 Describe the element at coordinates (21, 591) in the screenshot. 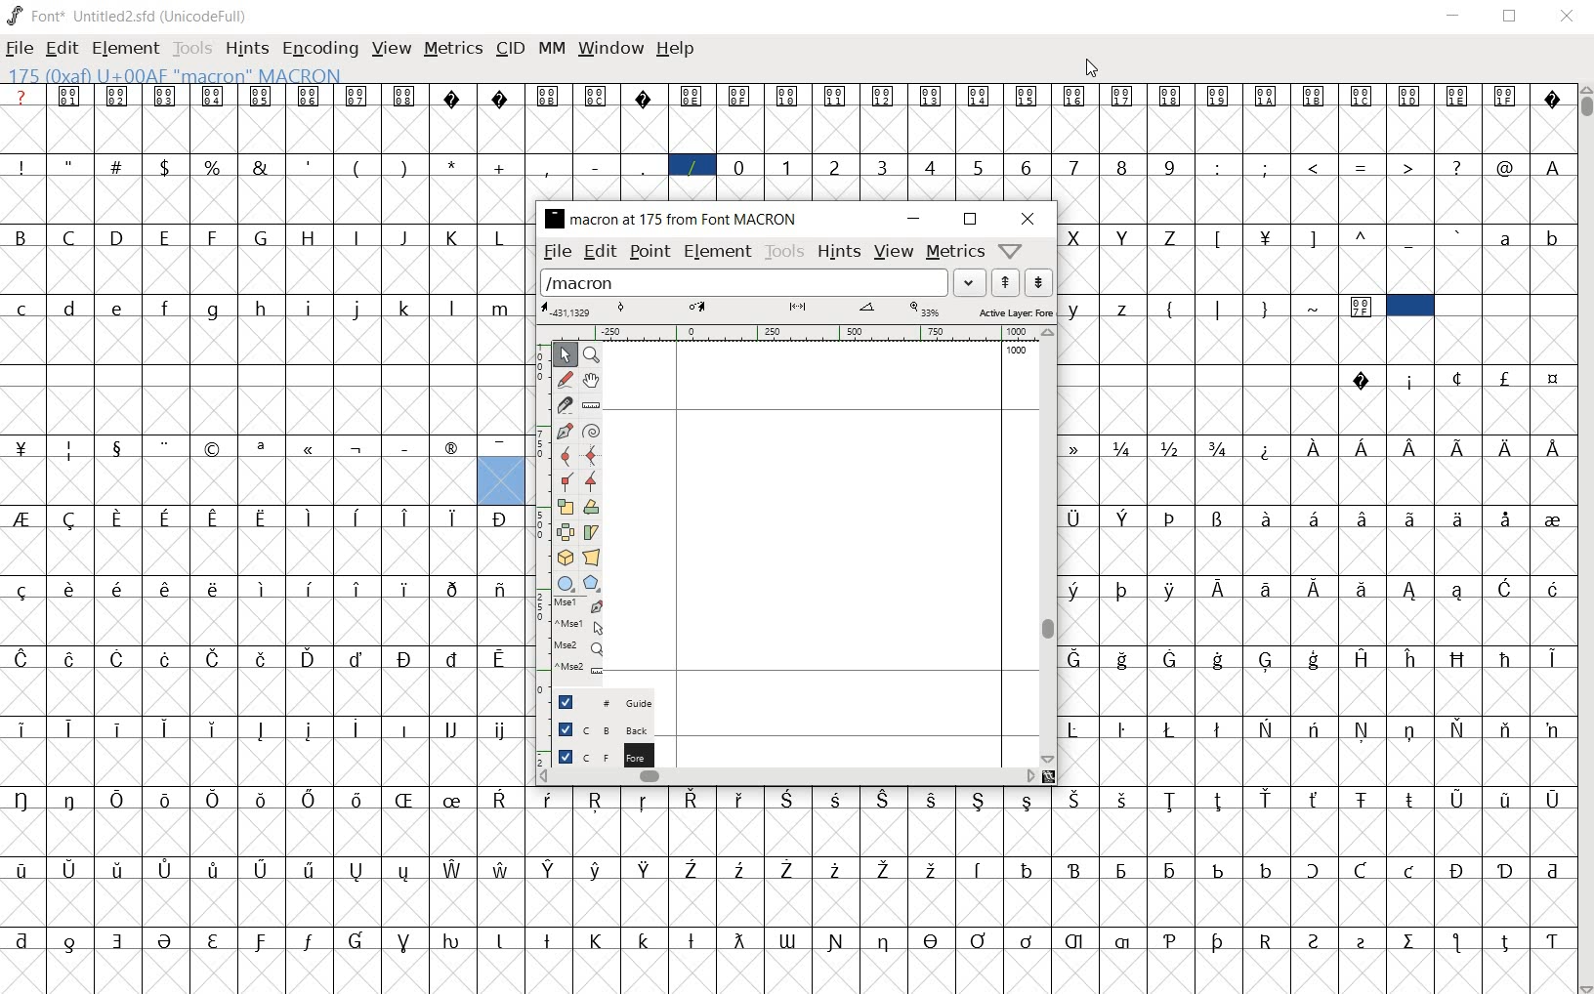

I see `Symbol` at that location.